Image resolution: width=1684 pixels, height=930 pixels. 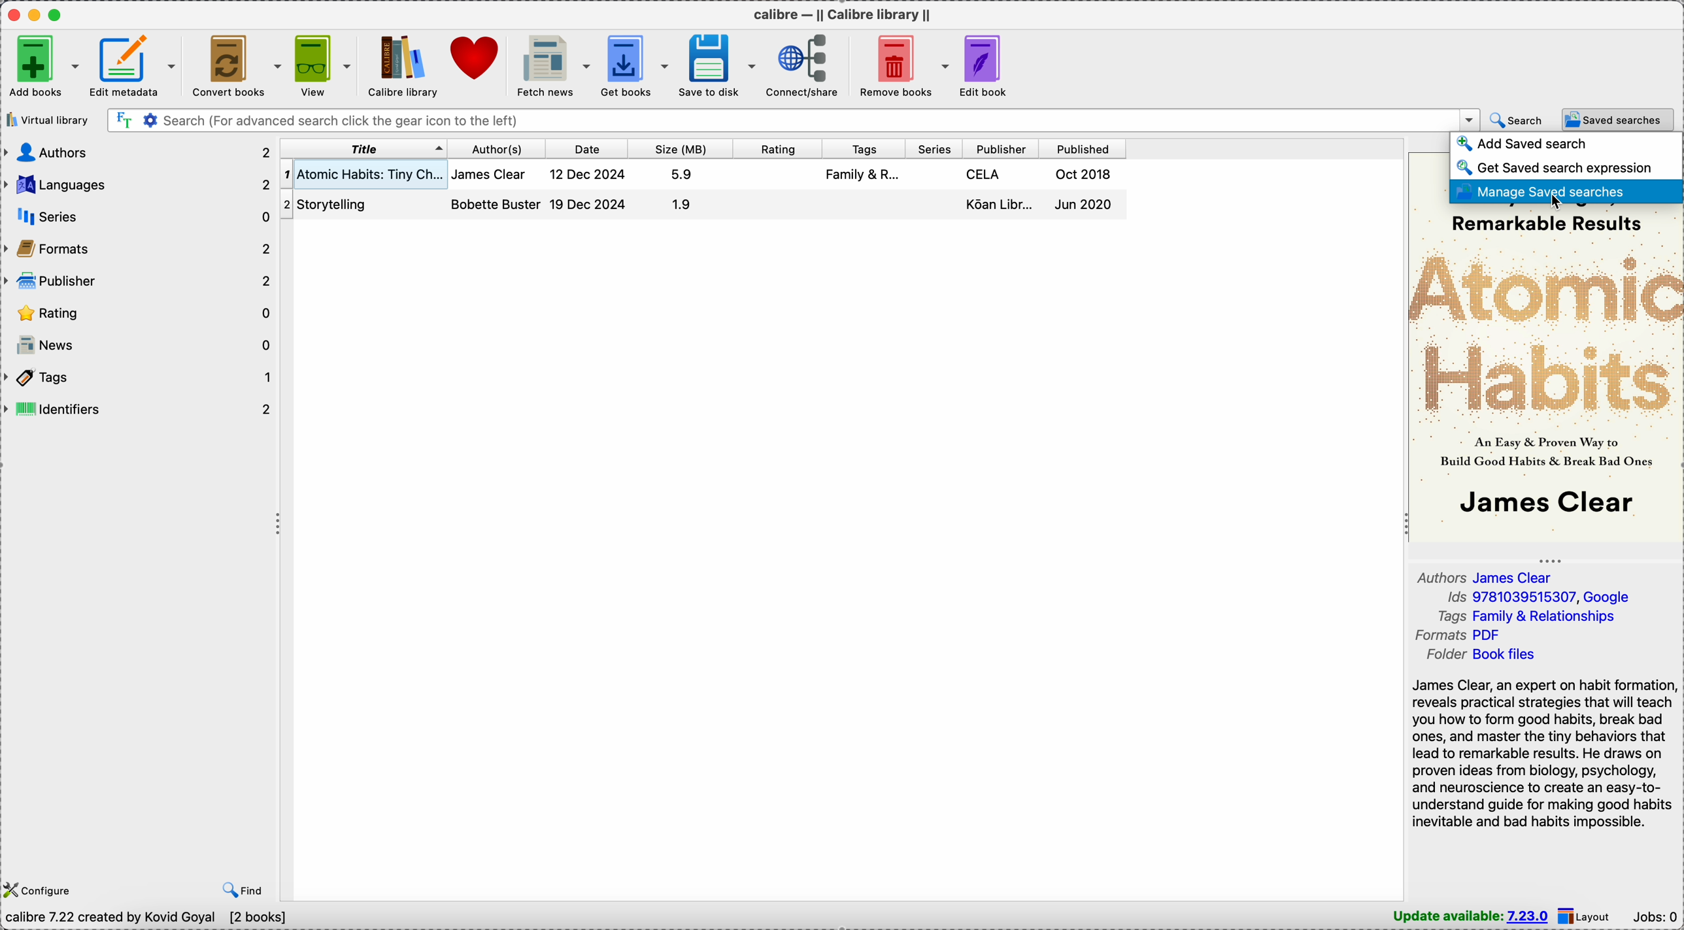 I want to click on published, so click(x=1082, y=149).